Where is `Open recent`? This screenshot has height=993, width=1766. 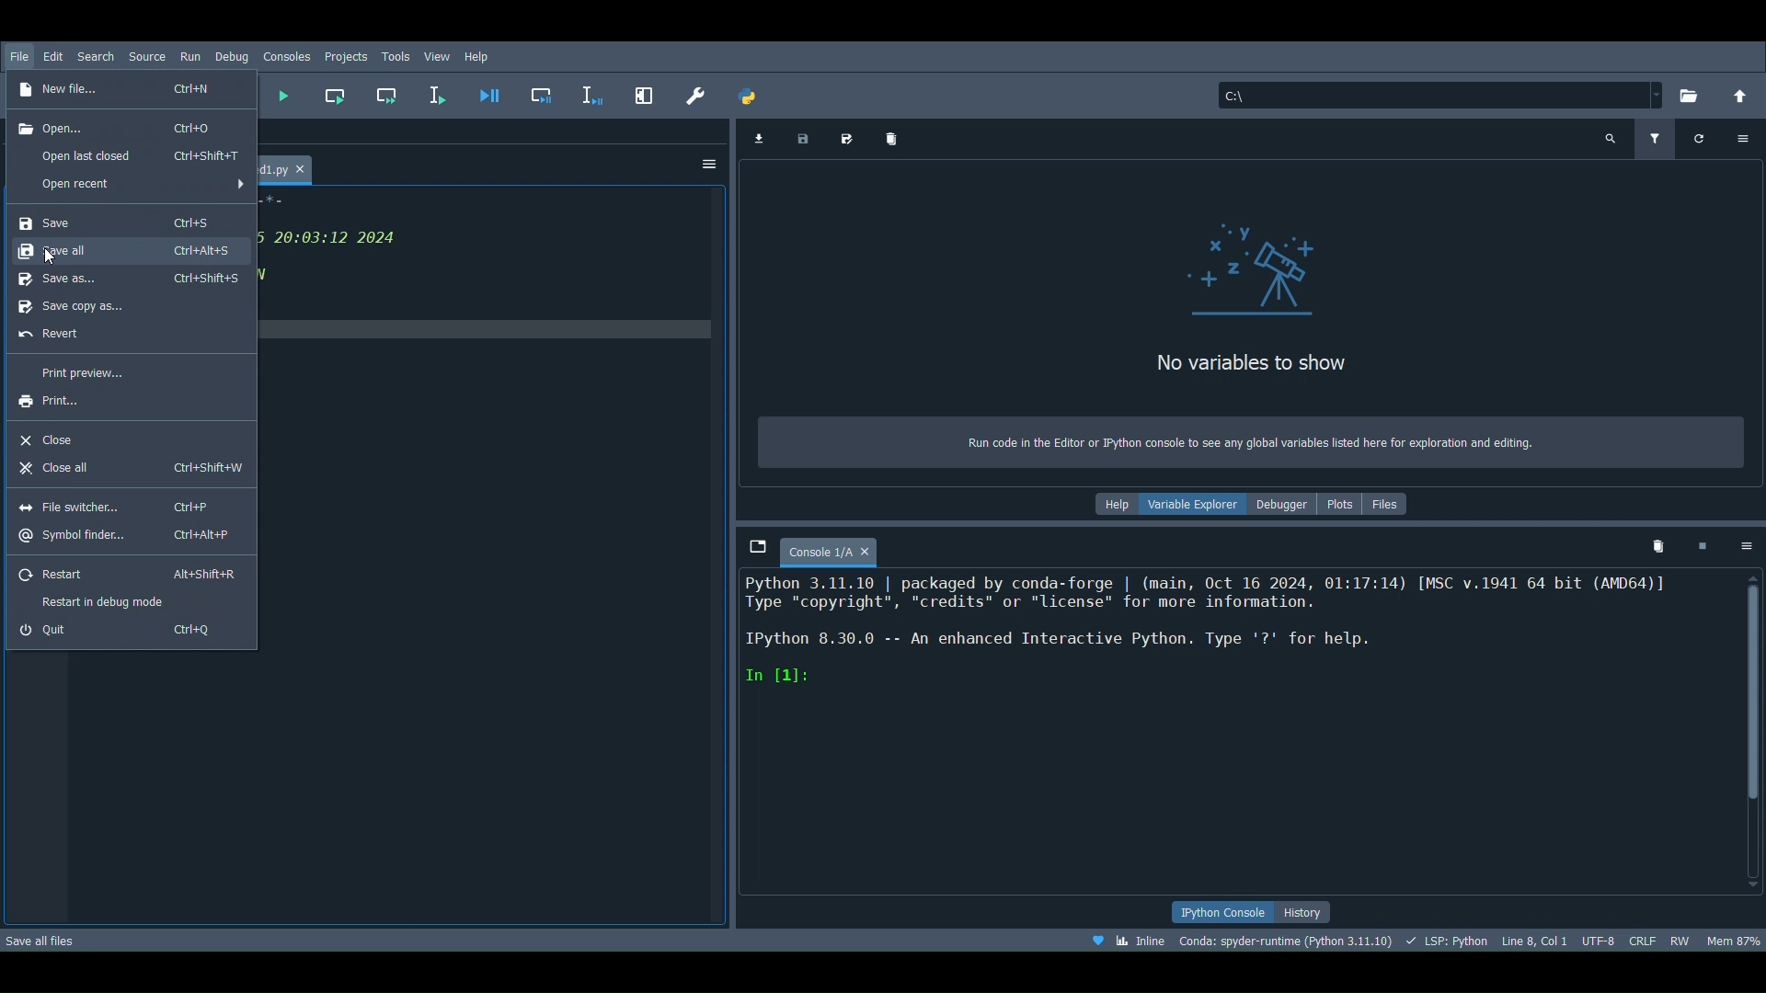
Open recent is located at coordinates (132, 186).